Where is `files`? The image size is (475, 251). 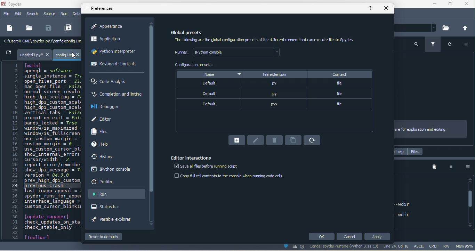
files is located at coordinates (414, 151).